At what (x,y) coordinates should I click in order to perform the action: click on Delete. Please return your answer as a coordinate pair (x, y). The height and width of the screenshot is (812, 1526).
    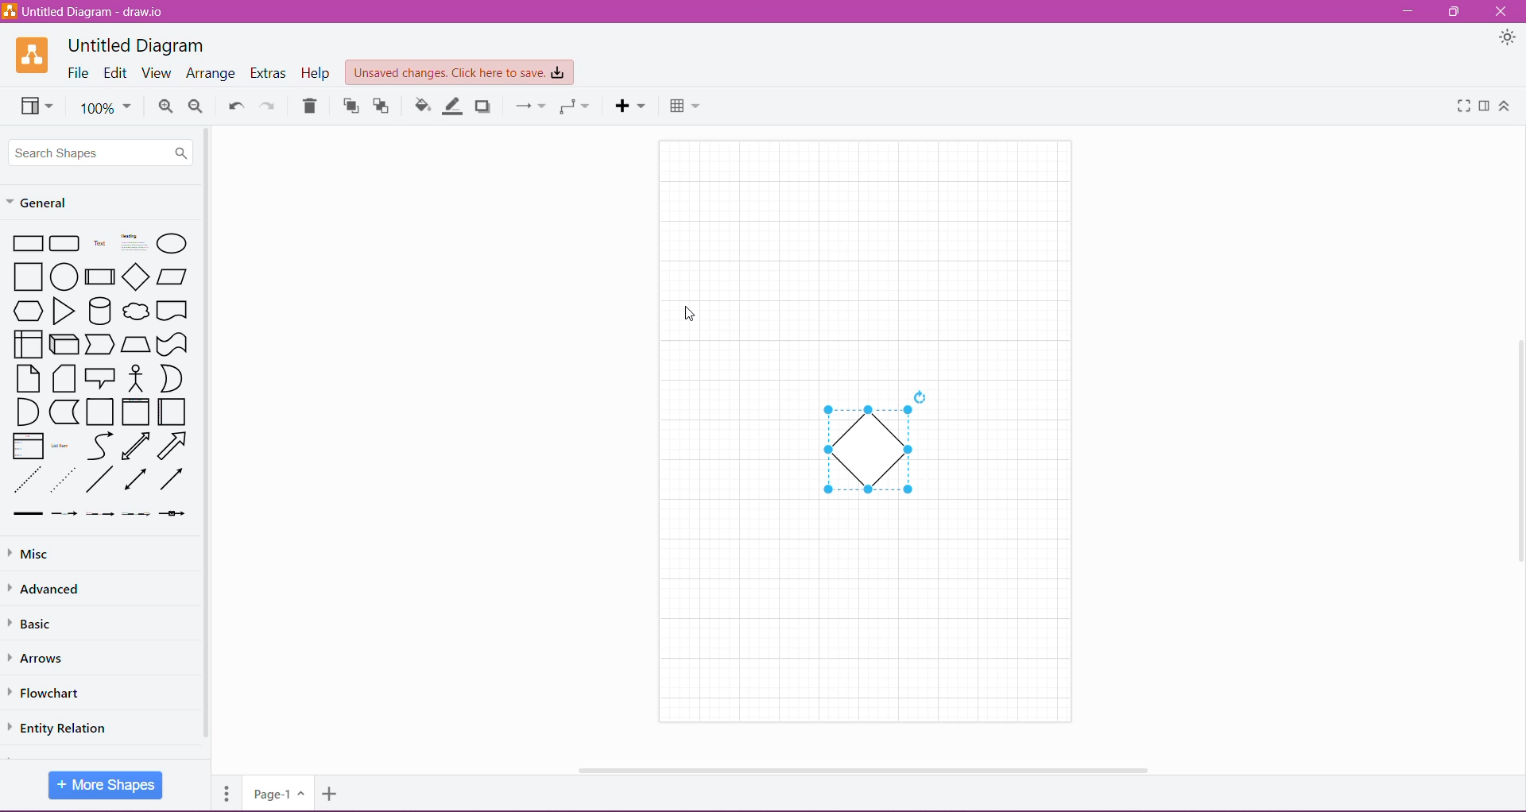
    Looking at the image, I should click on (308, 106).